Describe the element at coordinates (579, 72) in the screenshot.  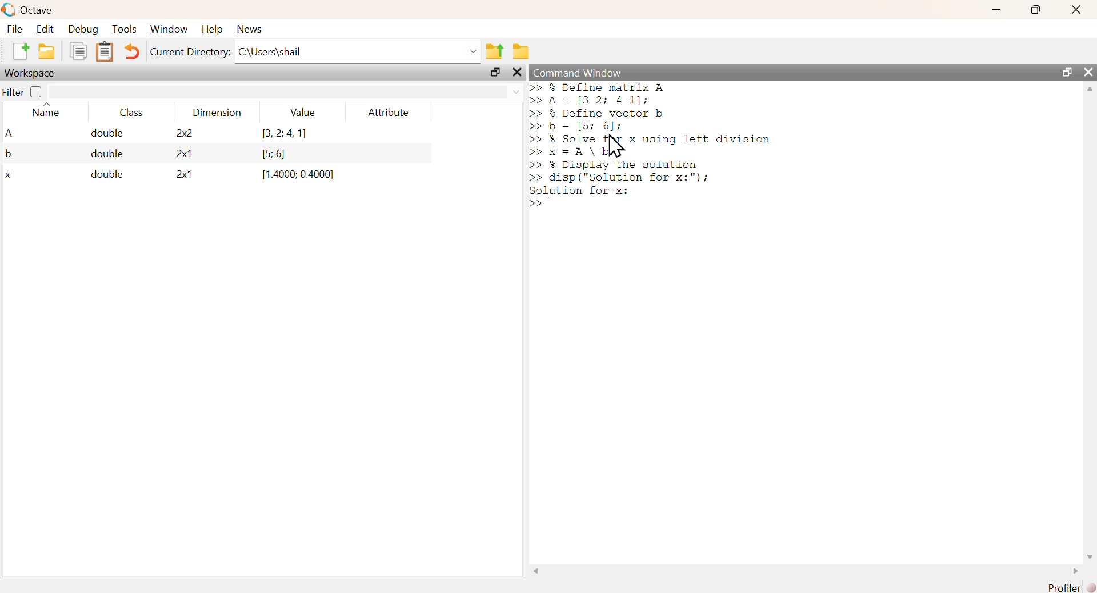
I see `command window` at that location.